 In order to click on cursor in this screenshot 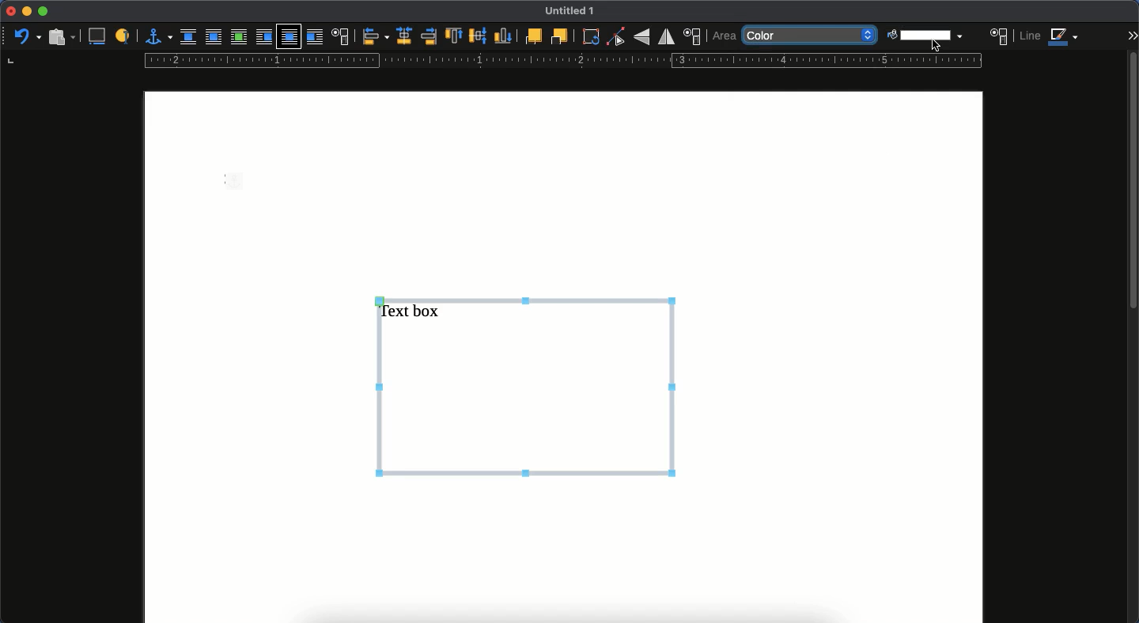, I will do `click(937, 44)`.